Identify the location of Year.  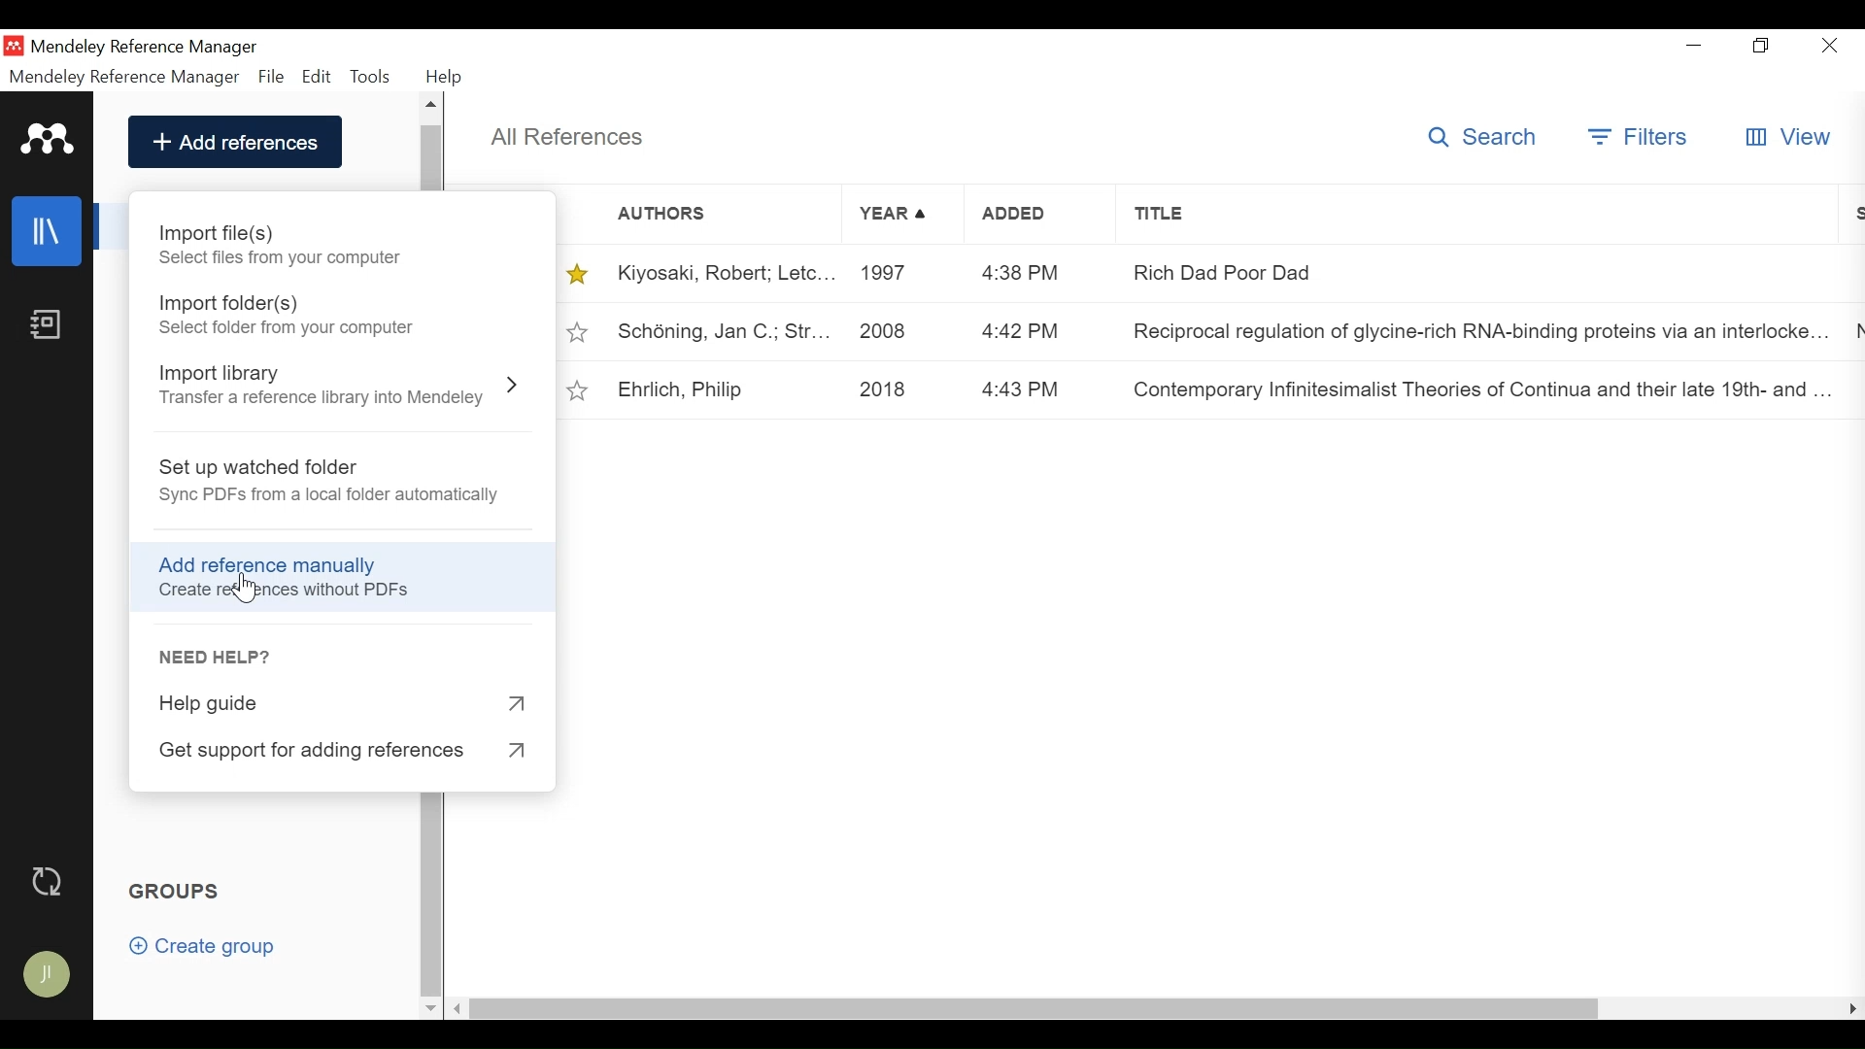
(893, 213).